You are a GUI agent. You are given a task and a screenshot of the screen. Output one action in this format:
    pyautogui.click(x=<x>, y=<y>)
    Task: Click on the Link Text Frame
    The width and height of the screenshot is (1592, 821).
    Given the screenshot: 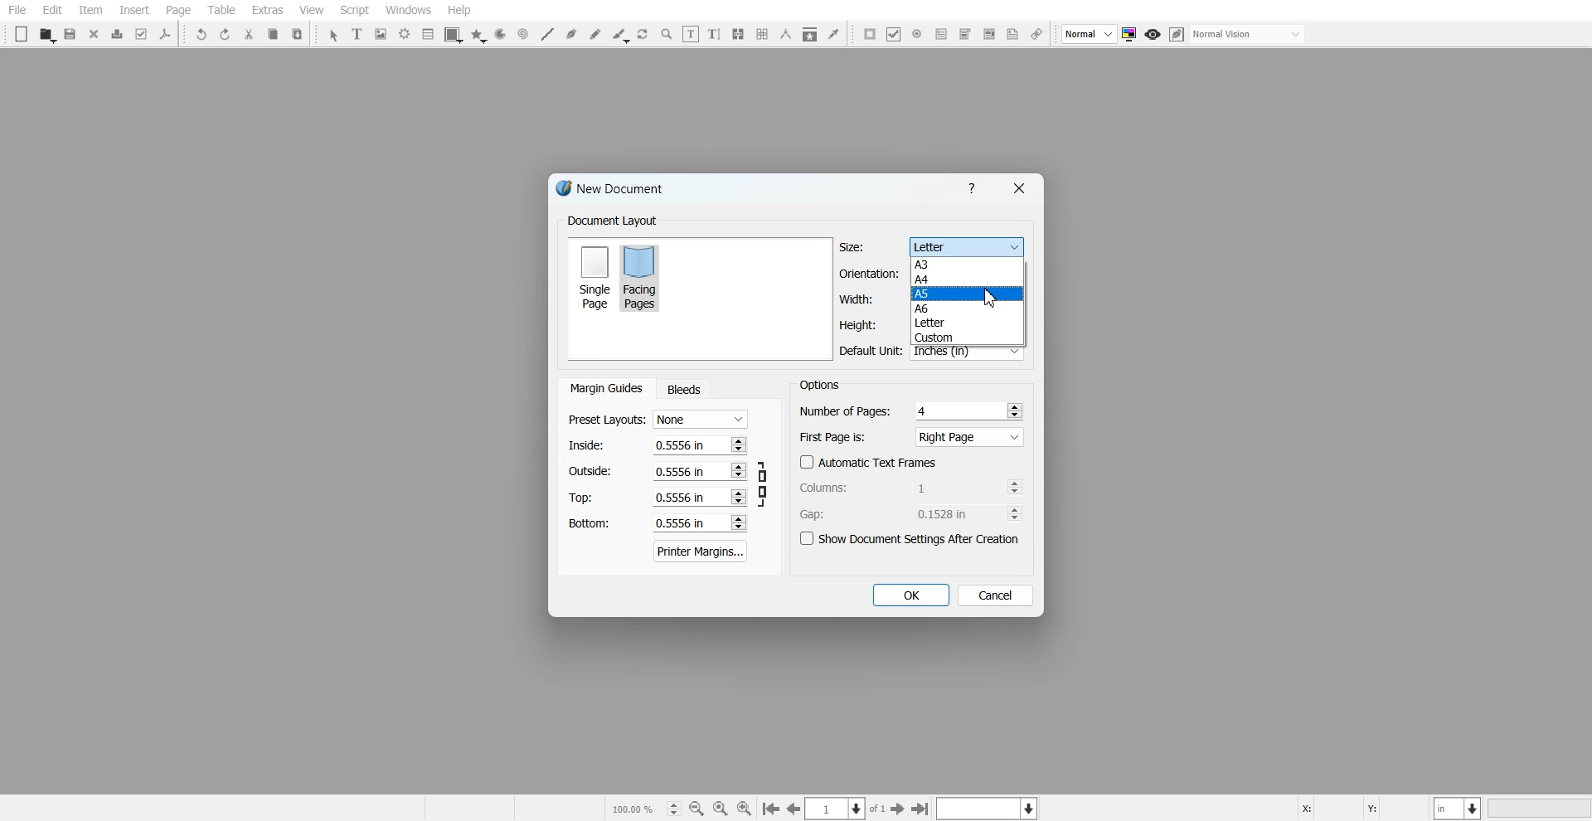 What is the action you would take?
    pyautogui.click(x=738, y=34)
    